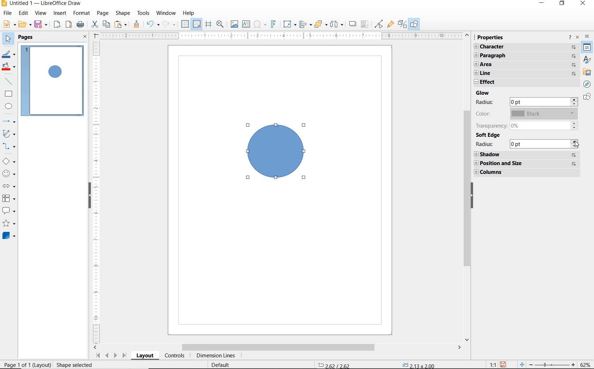 This screenshot has width=594, height=369. I want to click on FILE, so click(9, 13).